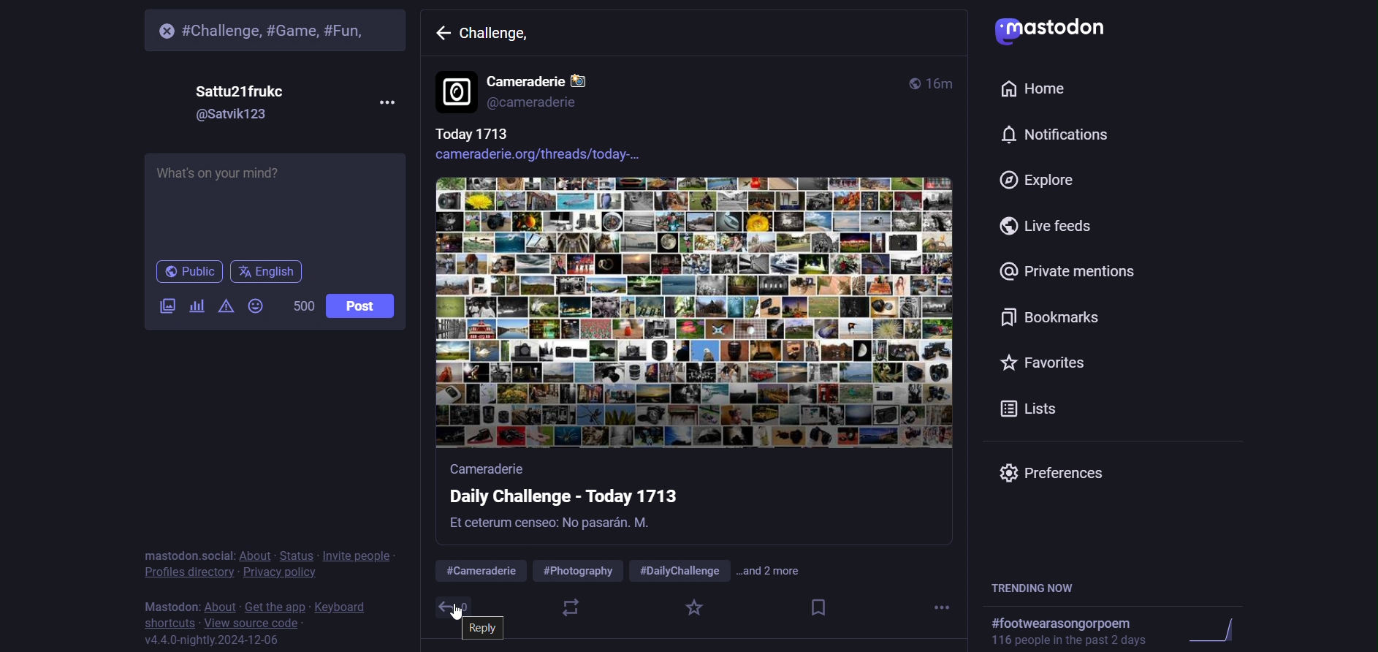 The width and height of the screenshot is (1378, 652). I want to click on image/video, so click(160, 307).